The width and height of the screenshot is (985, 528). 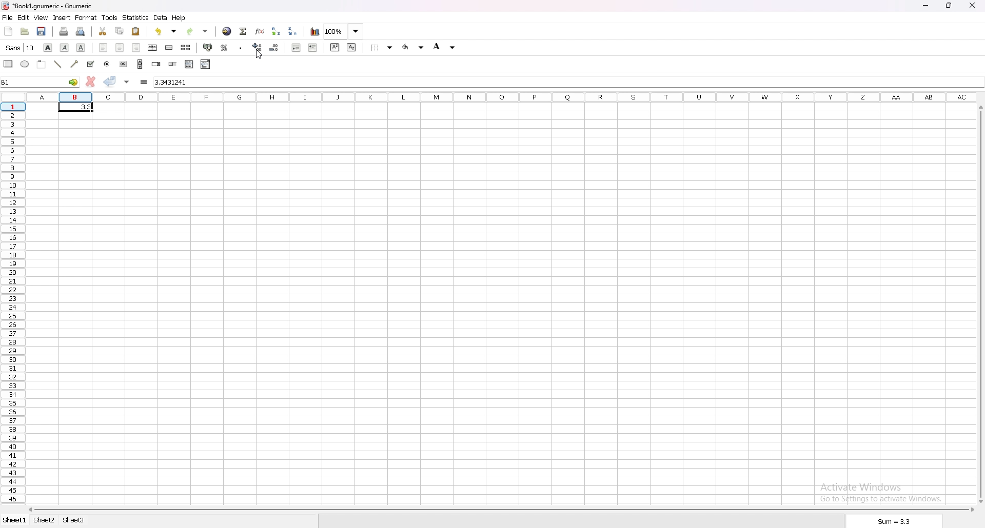 I want to click on superscript, so click(x=335, y=47).